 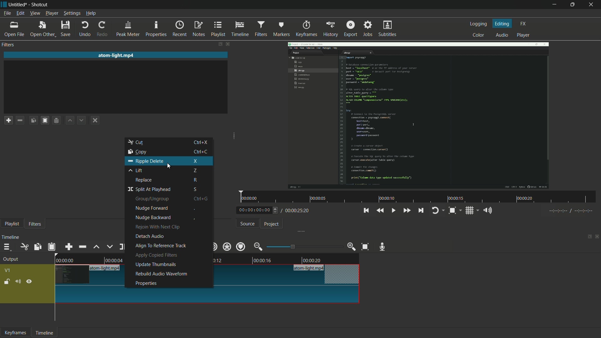 What do you see at coordinates (37, 247) in the screenshot?
I see `copy` at bounding box center [37, 247].